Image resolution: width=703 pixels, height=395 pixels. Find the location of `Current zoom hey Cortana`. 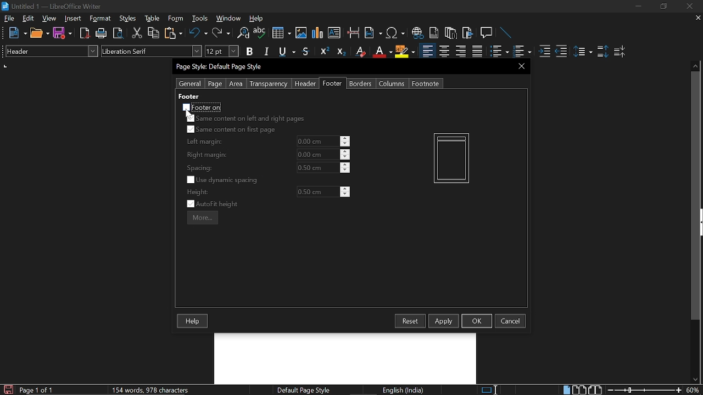

Current zoom hey Cortana is located at coordinates (693, 390).